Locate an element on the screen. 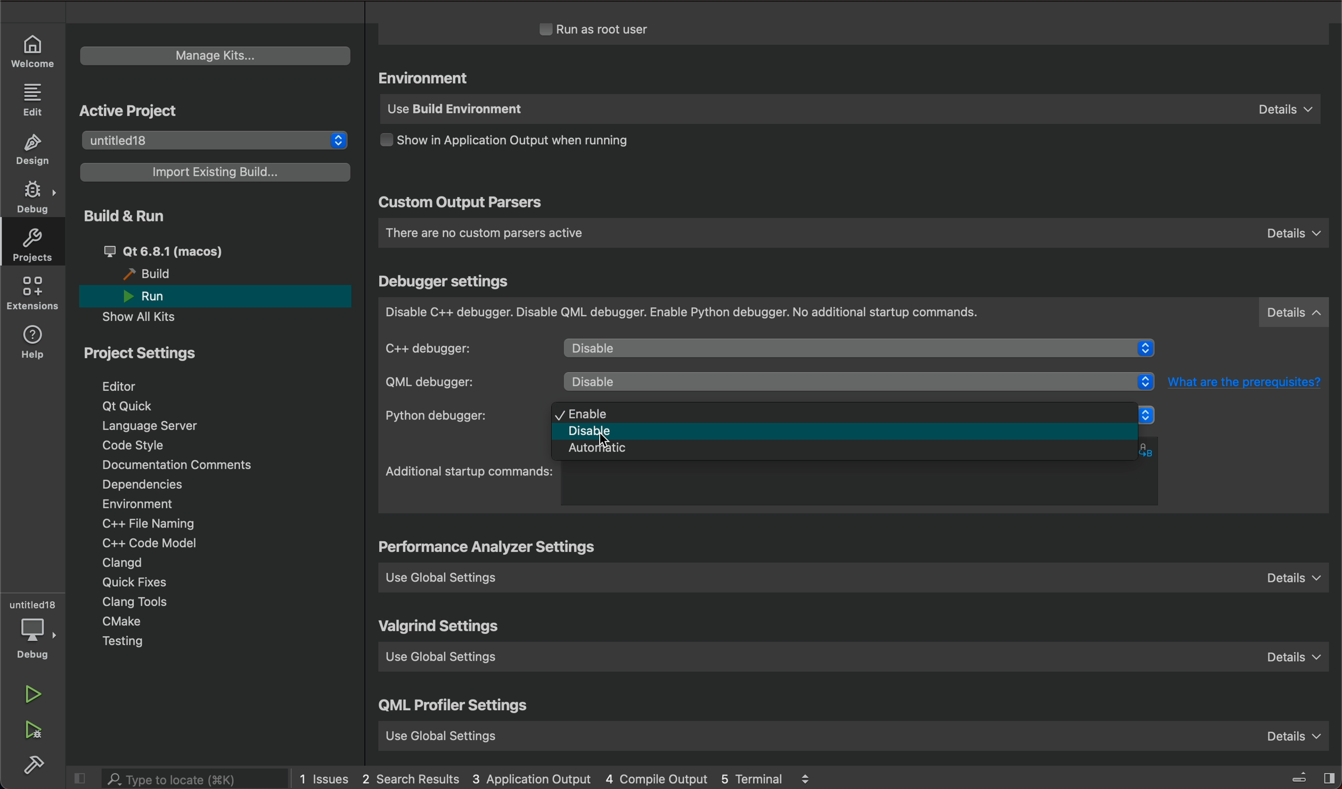  cmake is located at coordinates (122, 621).